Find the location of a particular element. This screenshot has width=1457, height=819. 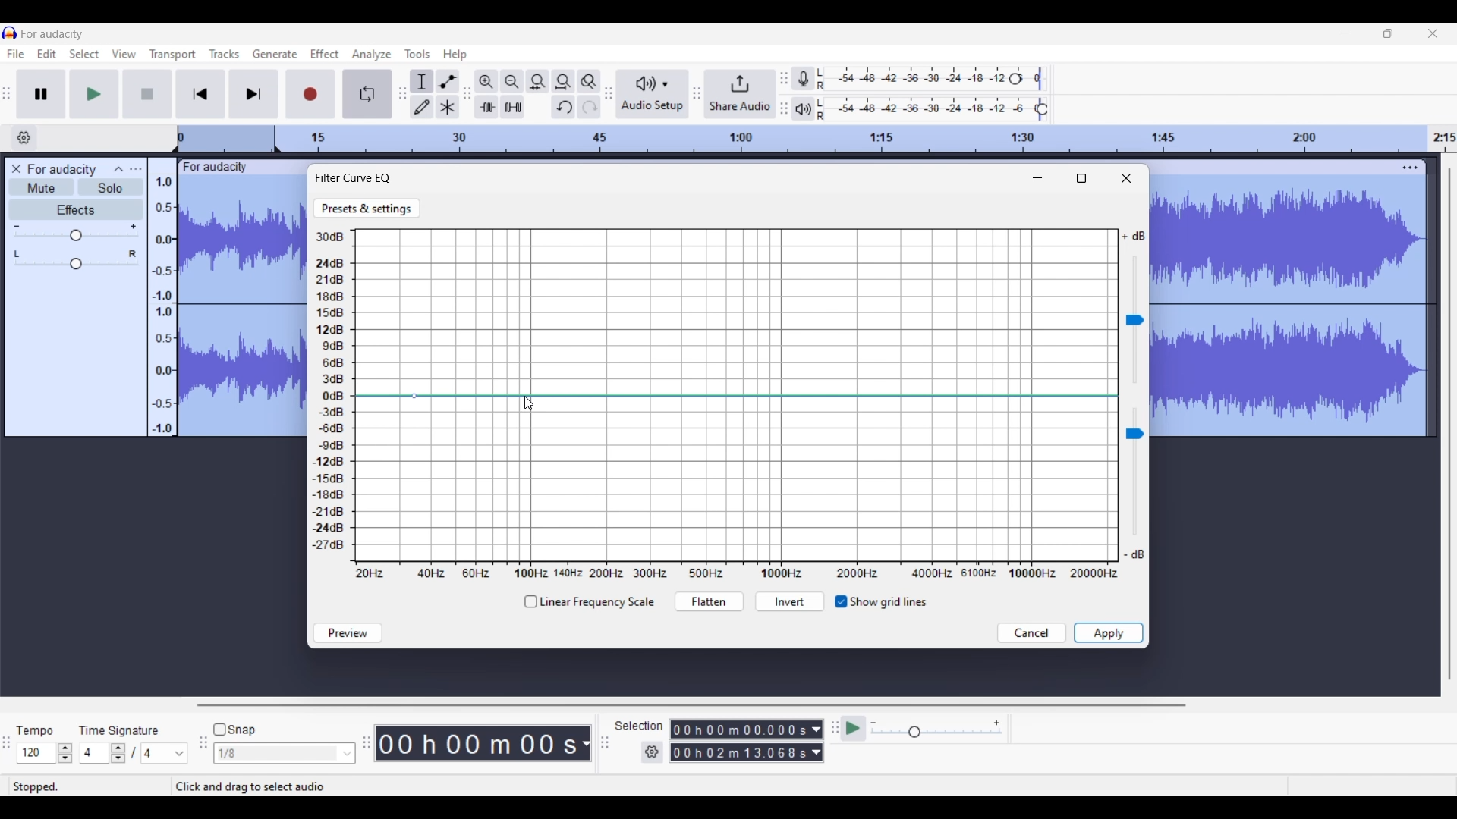

Recording level is located at coordinates (915, 79).